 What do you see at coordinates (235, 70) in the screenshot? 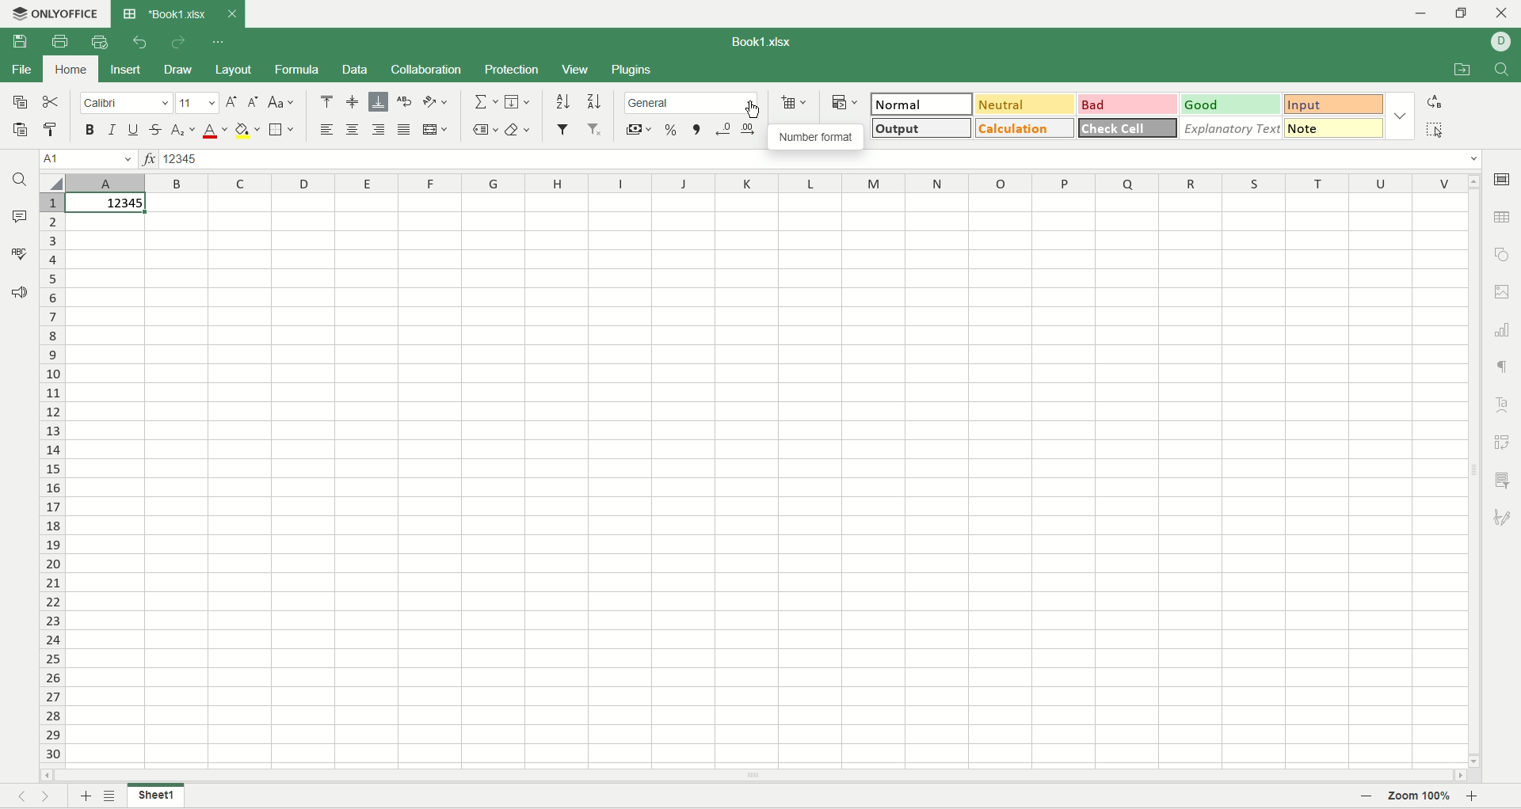
I see `layout` at bounding box center [235, 70].